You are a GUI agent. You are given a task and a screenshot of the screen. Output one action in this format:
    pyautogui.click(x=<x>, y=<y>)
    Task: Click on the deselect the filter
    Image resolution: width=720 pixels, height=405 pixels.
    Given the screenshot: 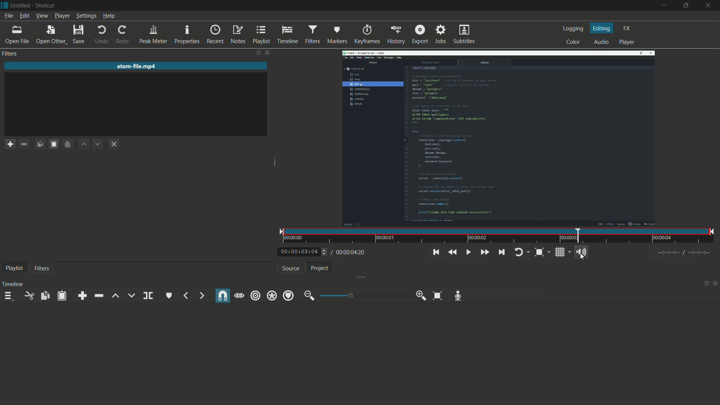 What is the action you would take?
    pyautogui.click(x=114, y=144)
    